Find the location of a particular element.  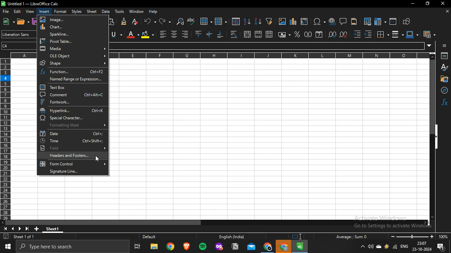

merge cells is located at coordinates (259, 35).